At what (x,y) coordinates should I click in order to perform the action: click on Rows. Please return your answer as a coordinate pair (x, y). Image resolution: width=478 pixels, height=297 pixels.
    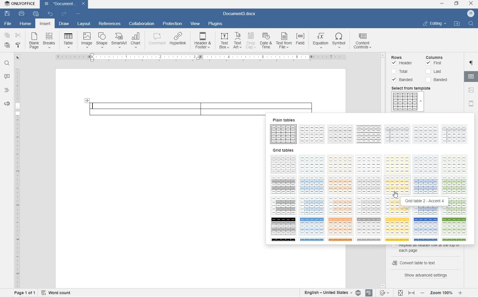
    Looking at the image, I should click on (404, 56).